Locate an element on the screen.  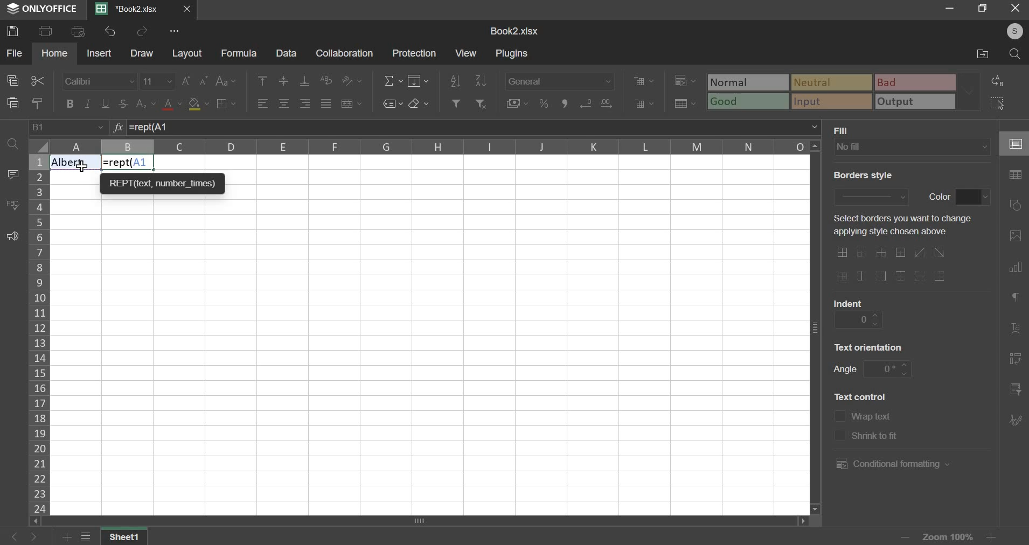
change case is located at coordinates (226, 81).